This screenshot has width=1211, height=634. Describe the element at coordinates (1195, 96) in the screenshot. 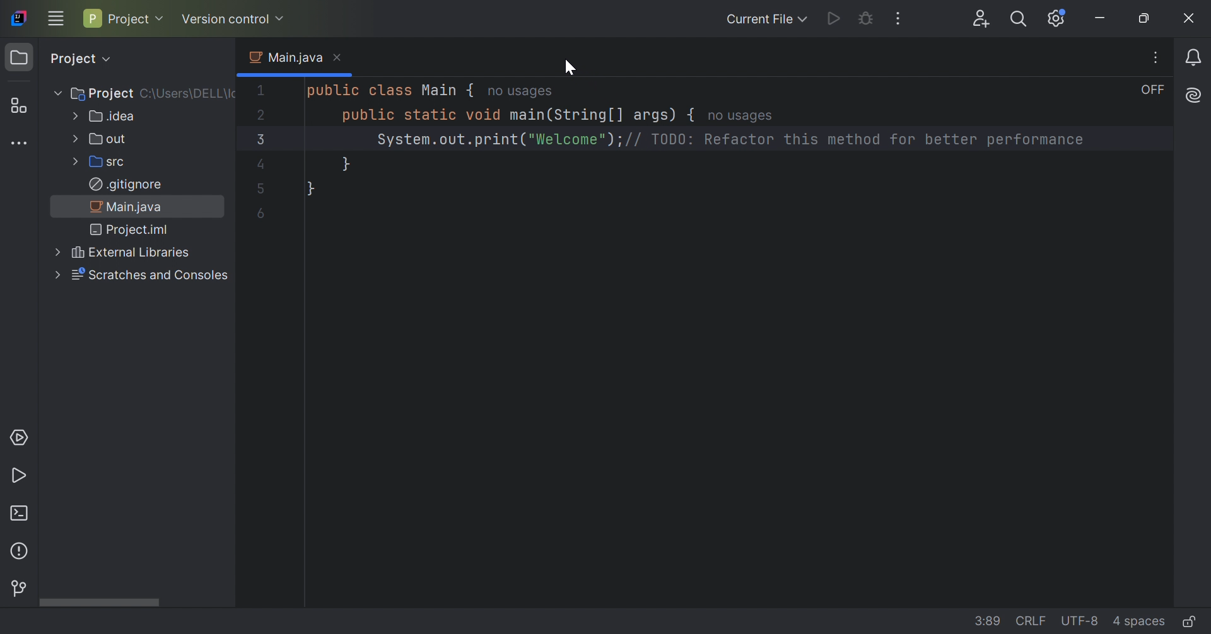

I see `AI Assistance` at that location.